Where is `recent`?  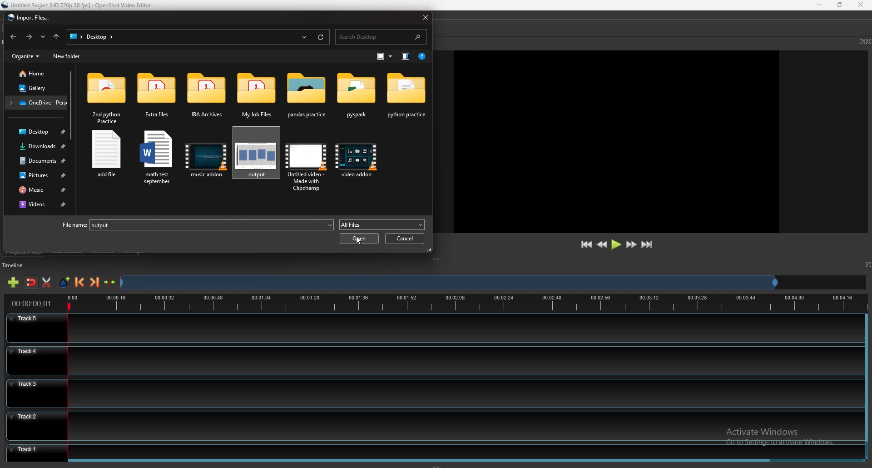 recent is located at coordinates (305, 37).